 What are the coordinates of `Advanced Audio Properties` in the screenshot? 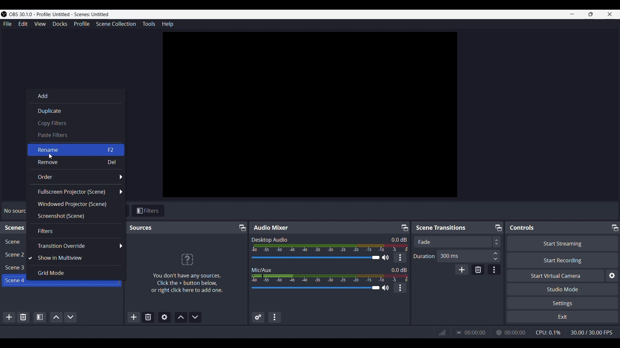 It's located at (258, 318).